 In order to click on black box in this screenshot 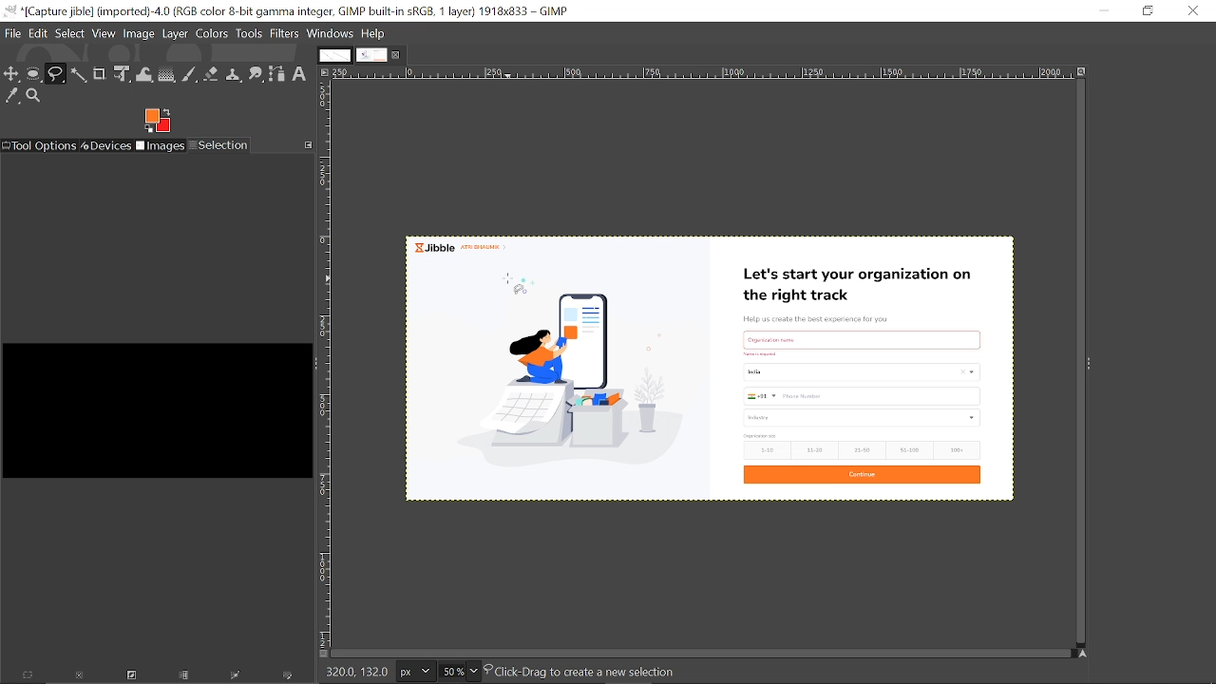, I will do `click(155, 403)`.